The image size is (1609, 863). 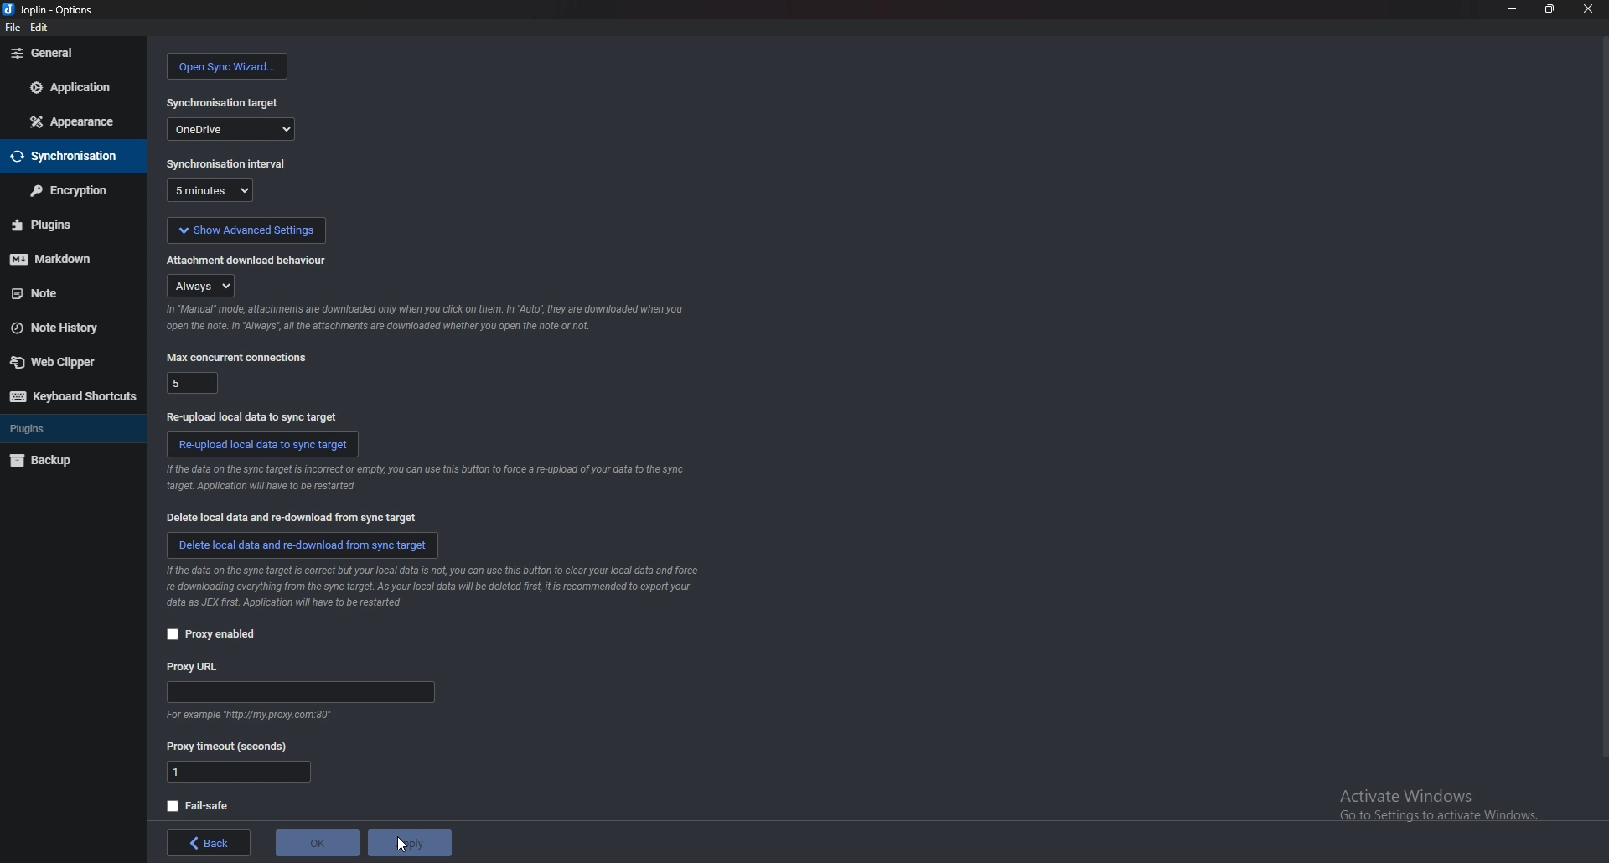 I want to click on sync interval, so click(x=225, y=163).